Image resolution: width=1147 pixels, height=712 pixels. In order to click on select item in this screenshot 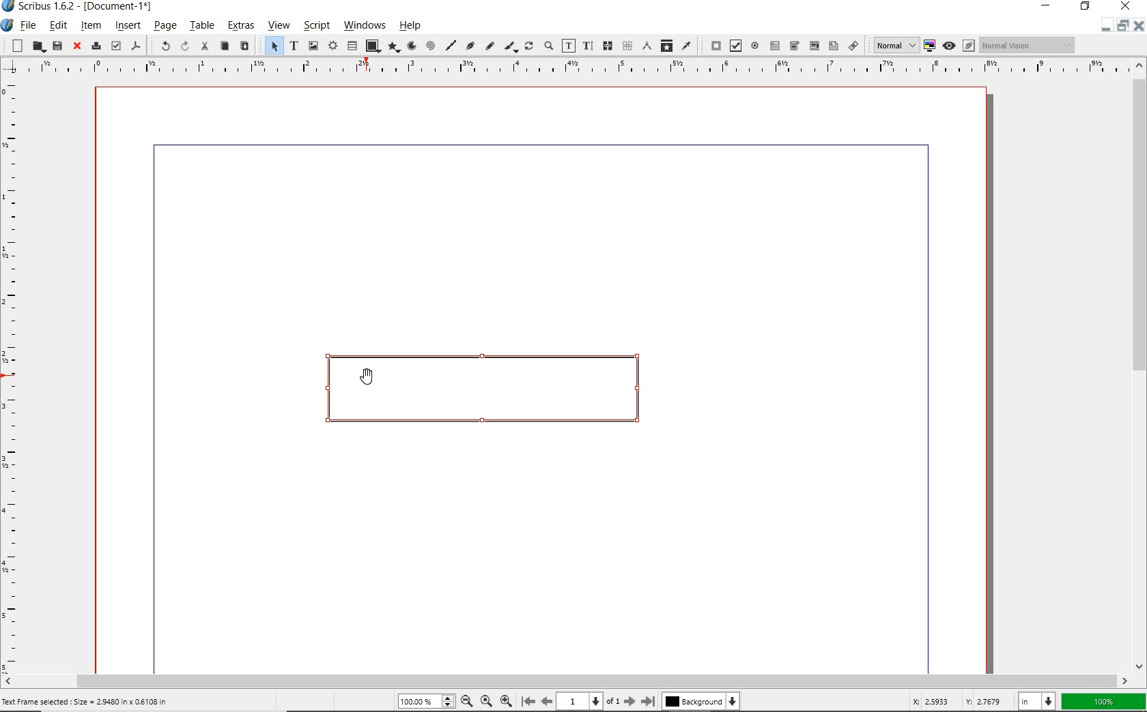, I will do `click(272, 46)`.